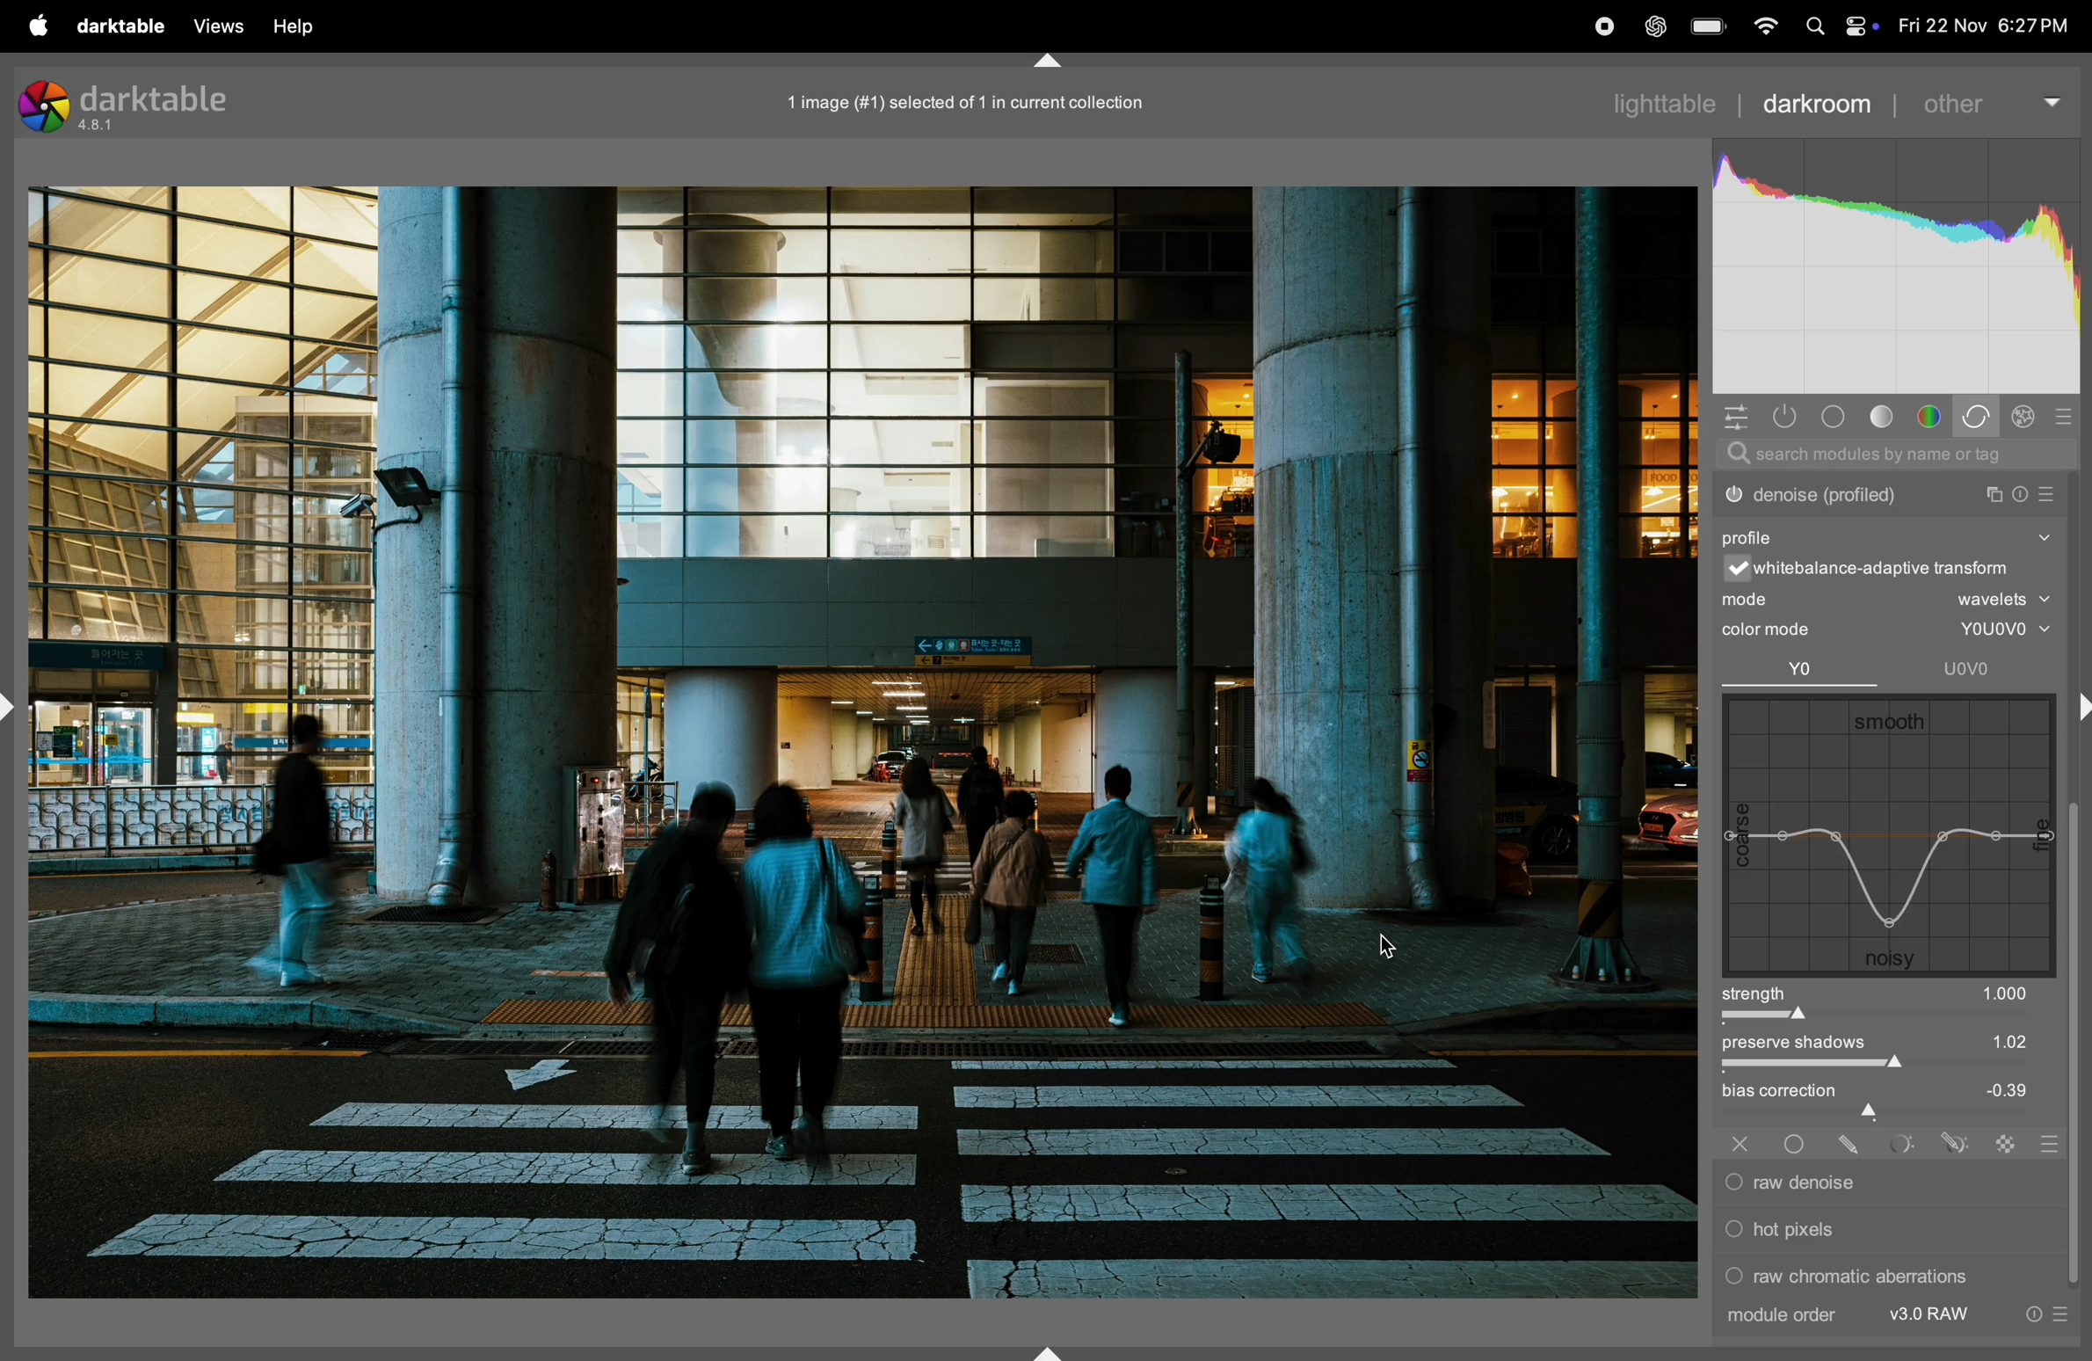  What do you see at coordinates (2068, 1314) in the screenshot?
I see `presets` at bounding box center [2068, 1314].